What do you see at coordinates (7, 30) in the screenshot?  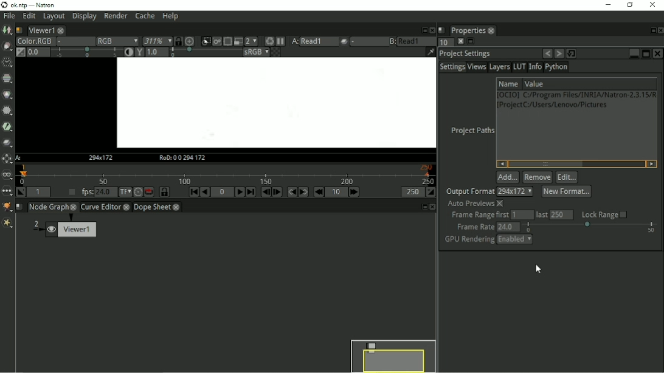 I see `Image` at bounding box center [7, 30].